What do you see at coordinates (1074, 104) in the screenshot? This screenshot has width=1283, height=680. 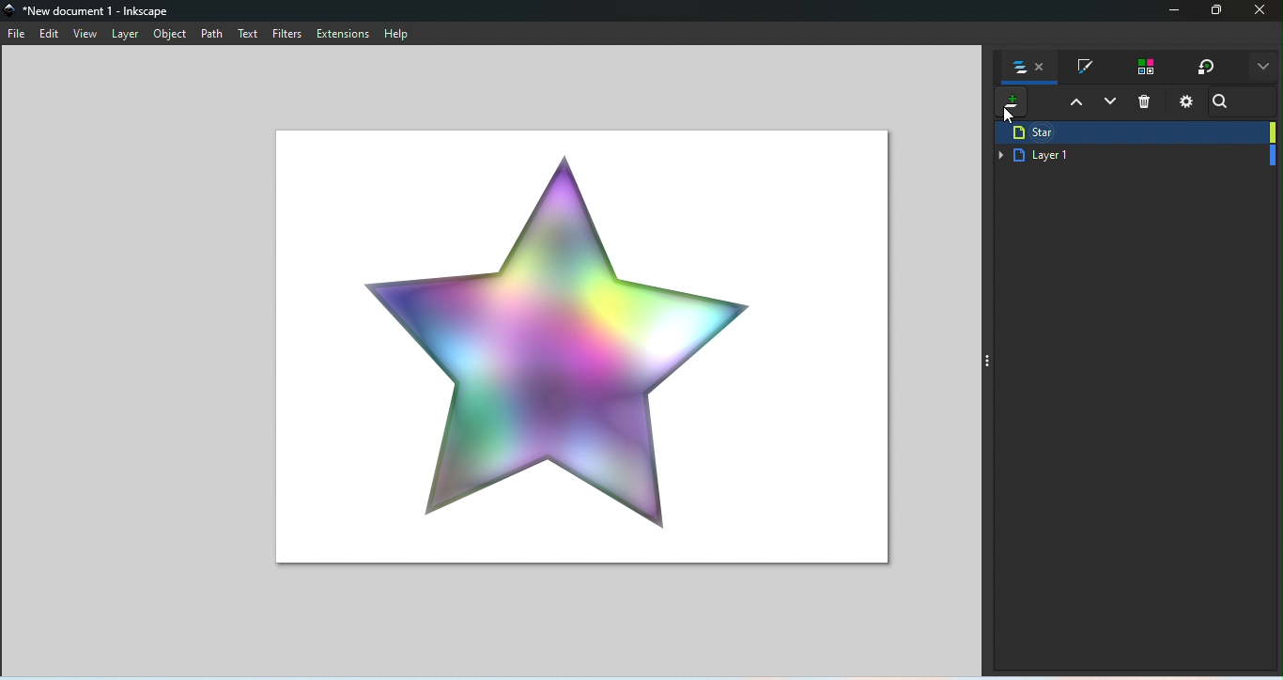 I see `Raise selection one layer` at bounding box center [1074, 104].